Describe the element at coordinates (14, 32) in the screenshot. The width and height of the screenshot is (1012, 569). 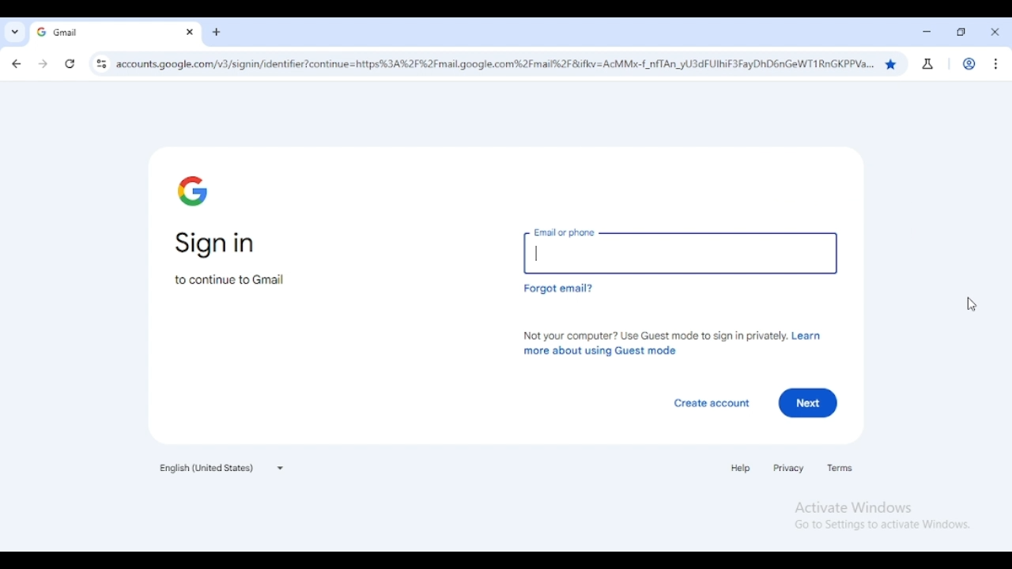
I see `search tabs` at that location.